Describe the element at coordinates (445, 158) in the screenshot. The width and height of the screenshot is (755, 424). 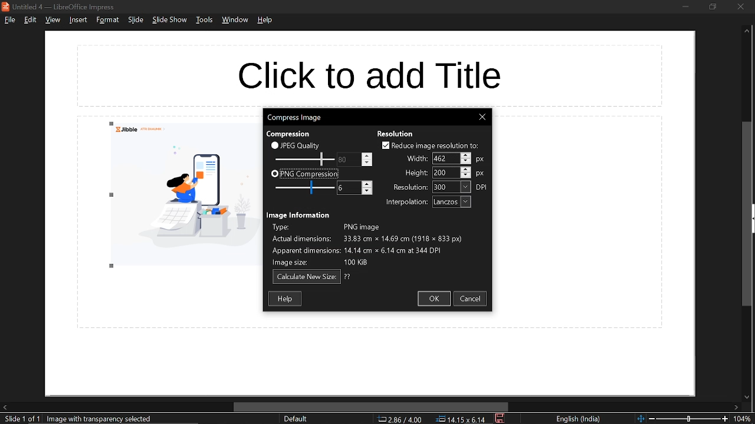
I see `width` at that location.